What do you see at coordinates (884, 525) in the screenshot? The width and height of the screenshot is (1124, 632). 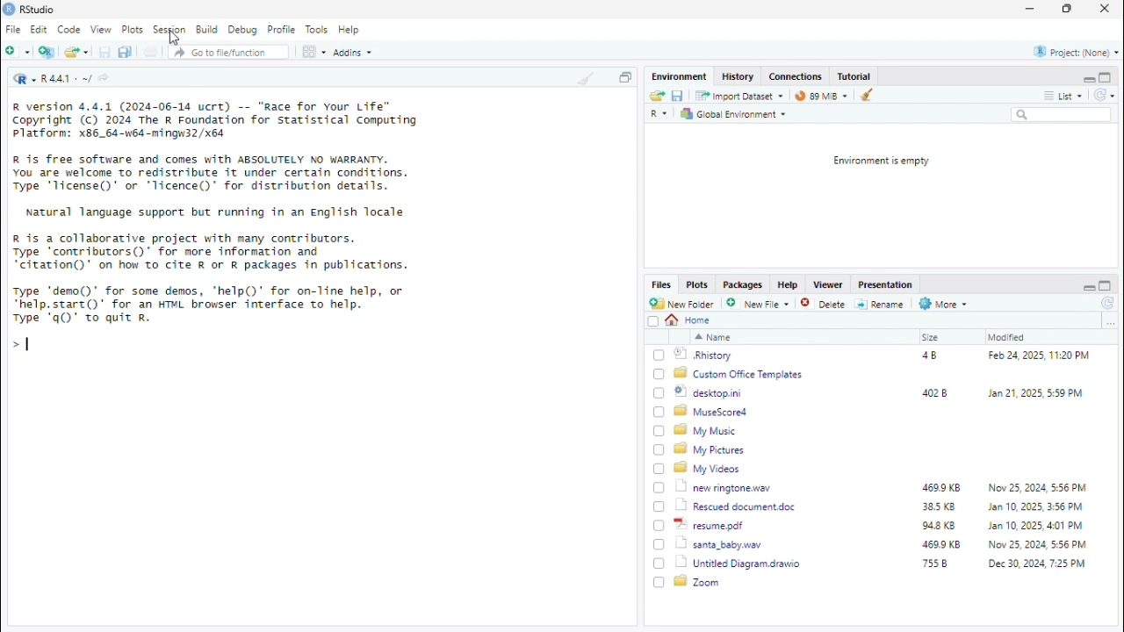 I see `resme.pdf 94.8KB Jan 10, 2025, 401 PM` at bounding box center [884, 525].